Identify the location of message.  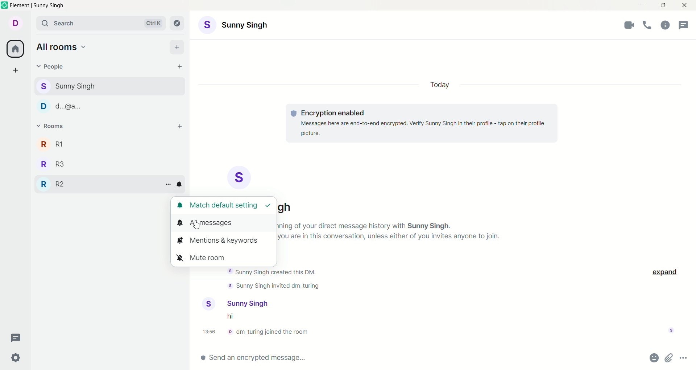
(235, 317).